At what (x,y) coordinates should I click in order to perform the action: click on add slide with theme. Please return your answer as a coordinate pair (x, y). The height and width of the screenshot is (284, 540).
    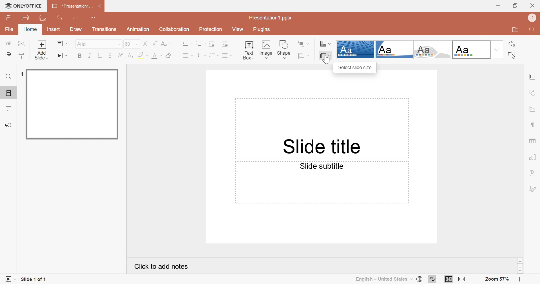
    Looking at the image, I should click on (41, 56).